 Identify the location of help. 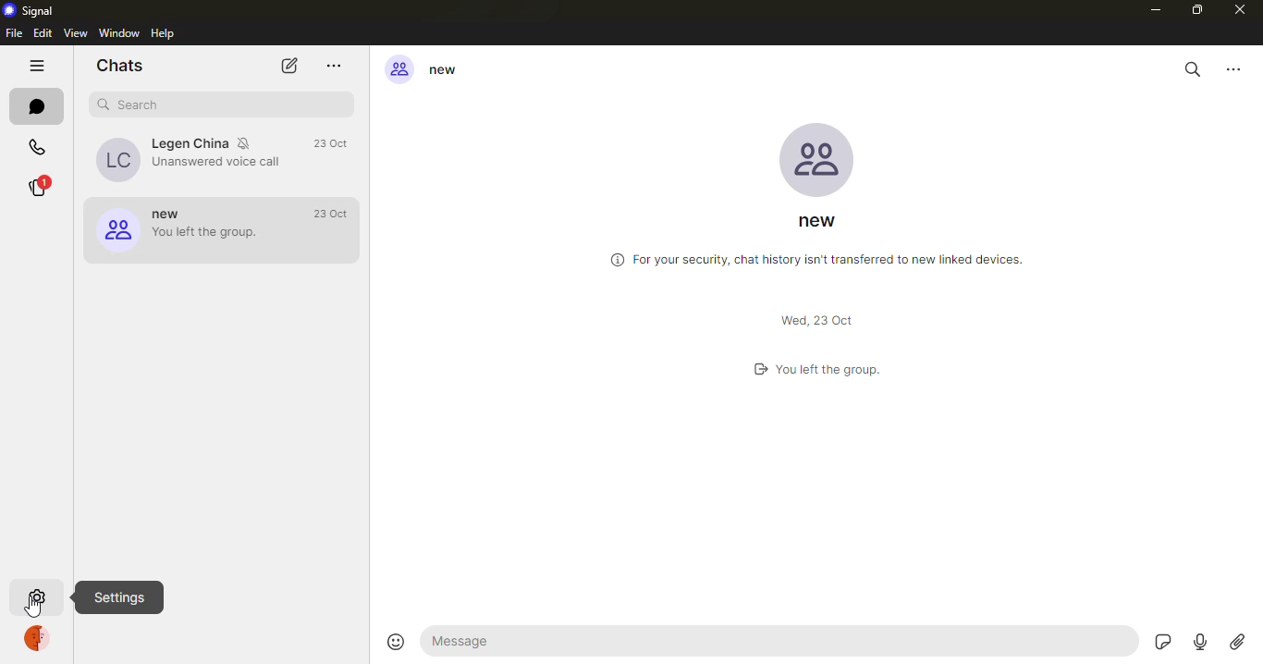
(163, 32).